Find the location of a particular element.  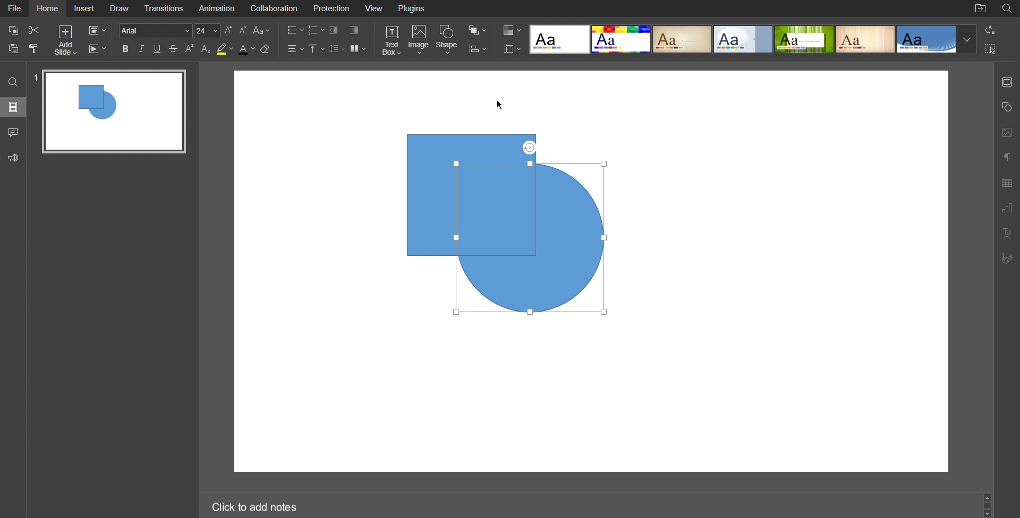

Comments is located at coordinates (12, 133).